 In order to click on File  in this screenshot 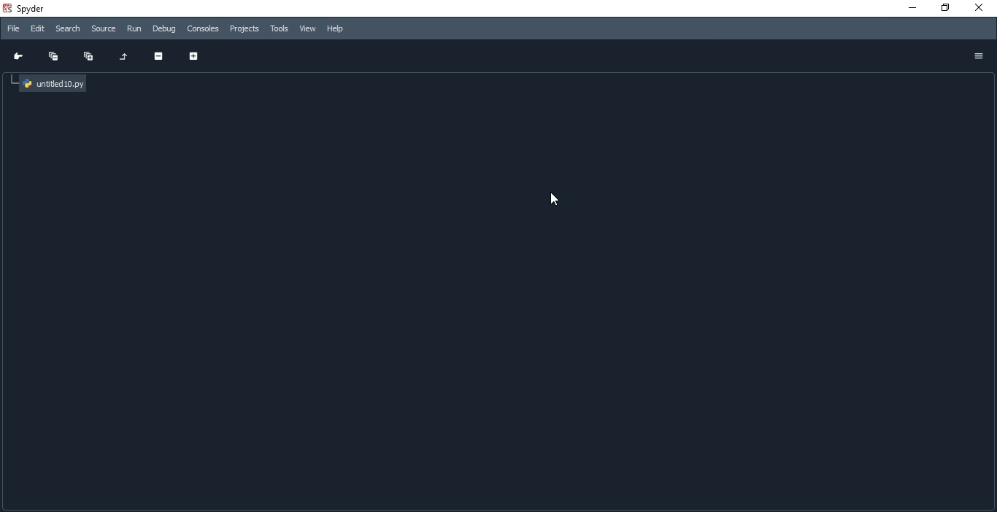, I will do `click(12, 28)`.